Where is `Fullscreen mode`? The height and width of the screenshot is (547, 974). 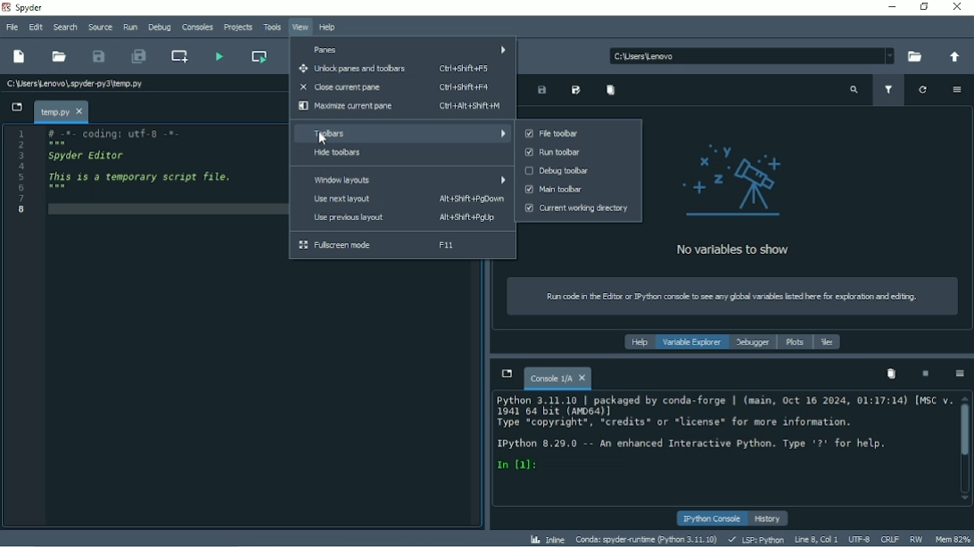 Fullscreen mode is located at coordinates (401, 245).